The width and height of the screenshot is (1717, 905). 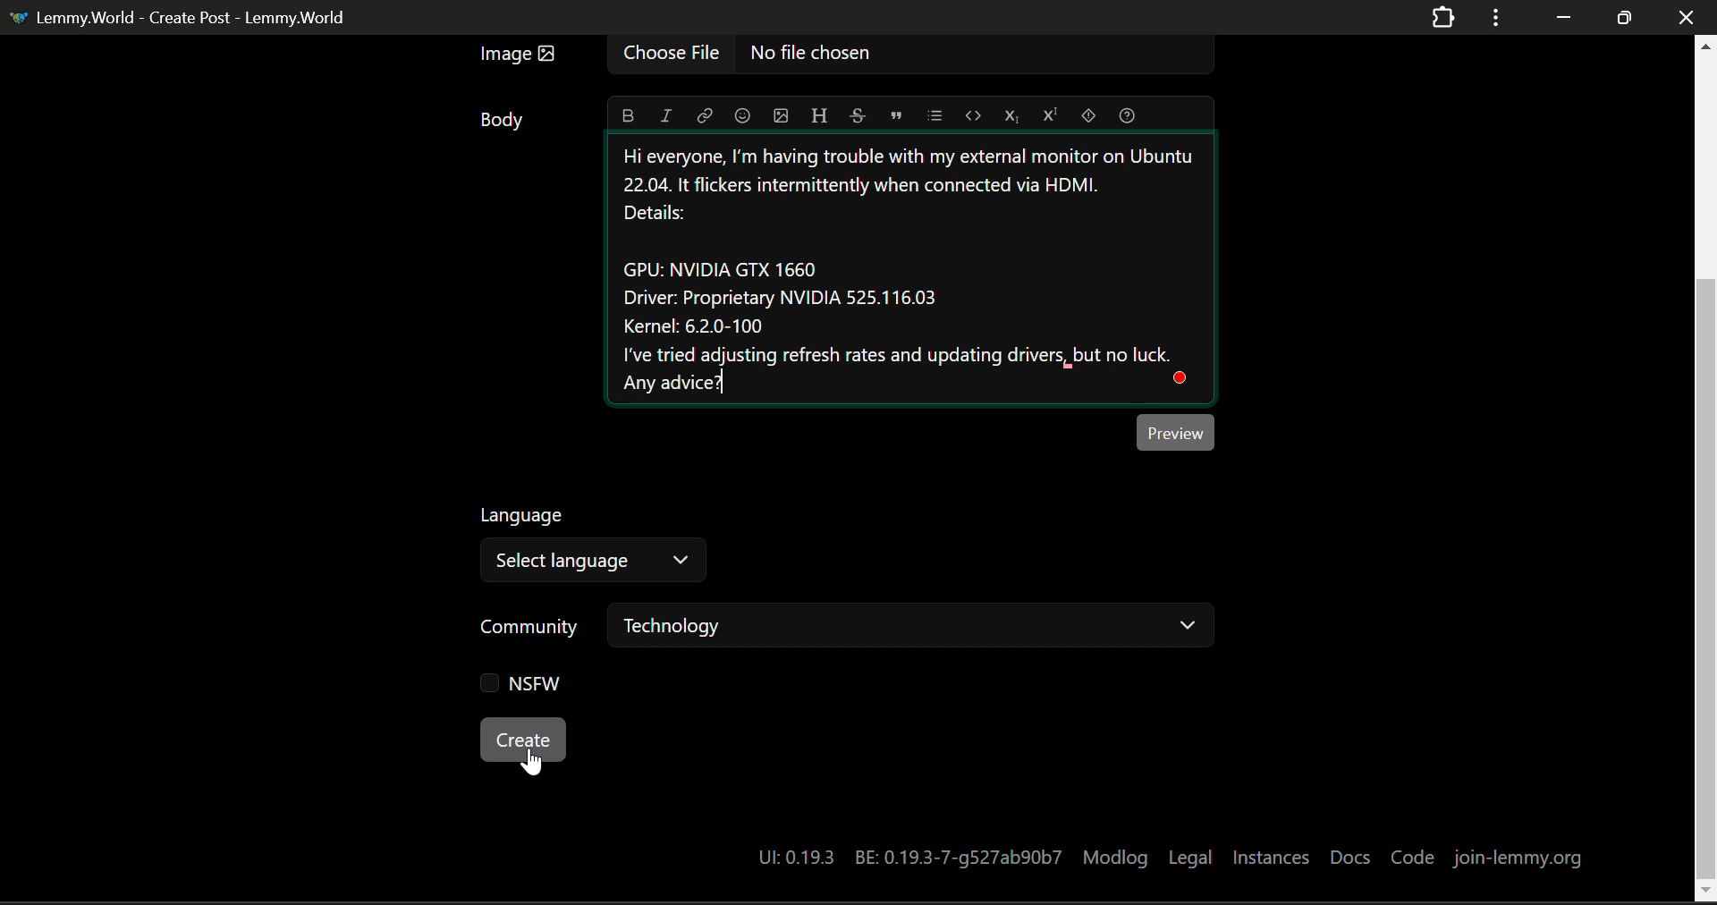 What do you see at coordinates (741, 114) in the screenshot?
I see `Insert Emoji` at bounding box center [741, 114].